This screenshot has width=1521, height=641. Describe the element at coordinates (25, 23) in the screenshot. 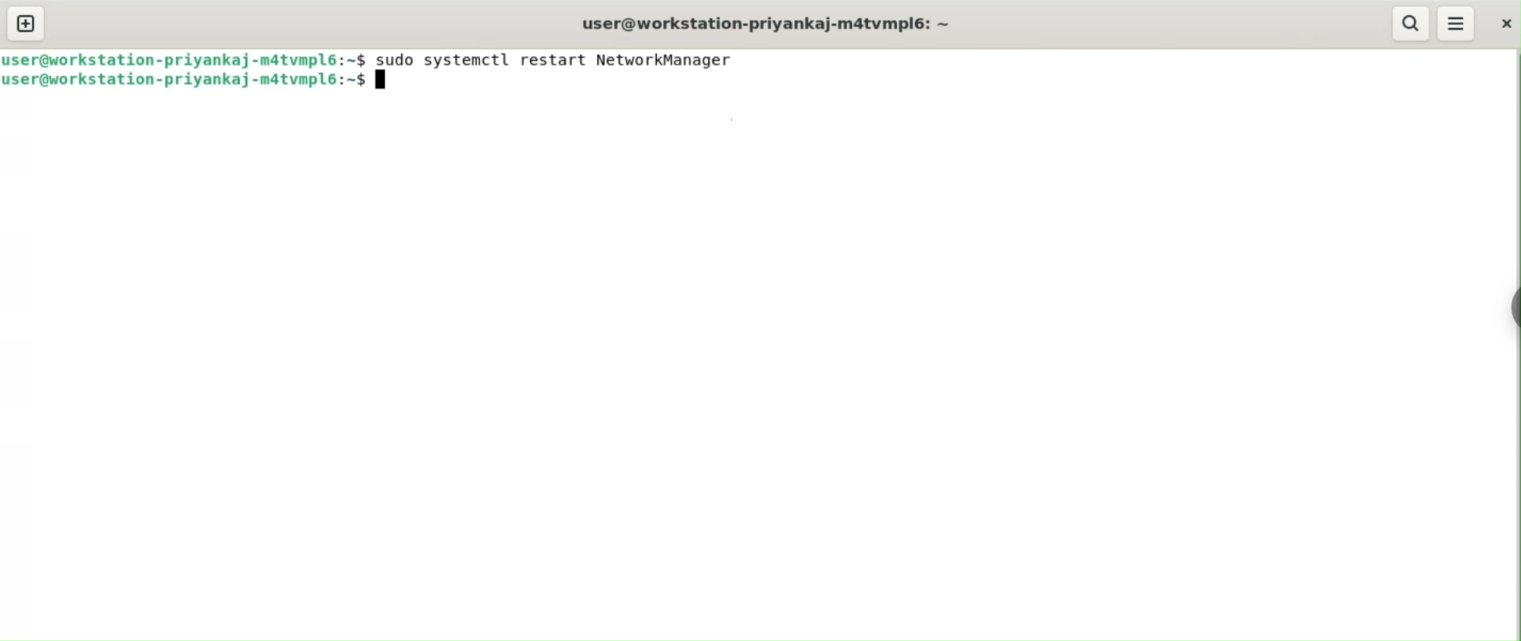

I see `new tab` at that location.